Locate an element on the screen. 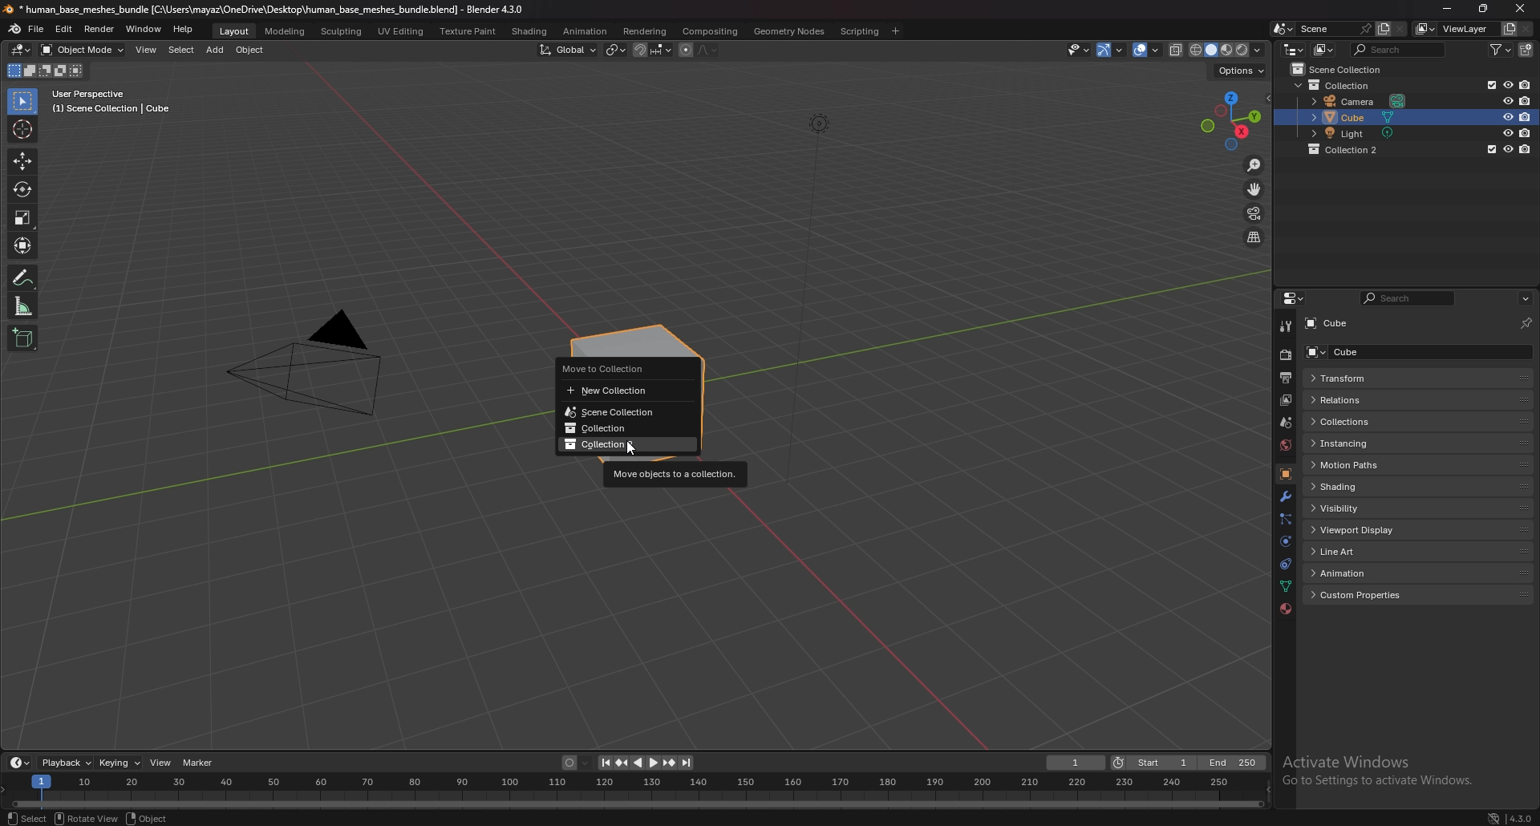 The width and height of the screenshot is (1540, 826). proportional editing objects is located at coordinates (699, 51).